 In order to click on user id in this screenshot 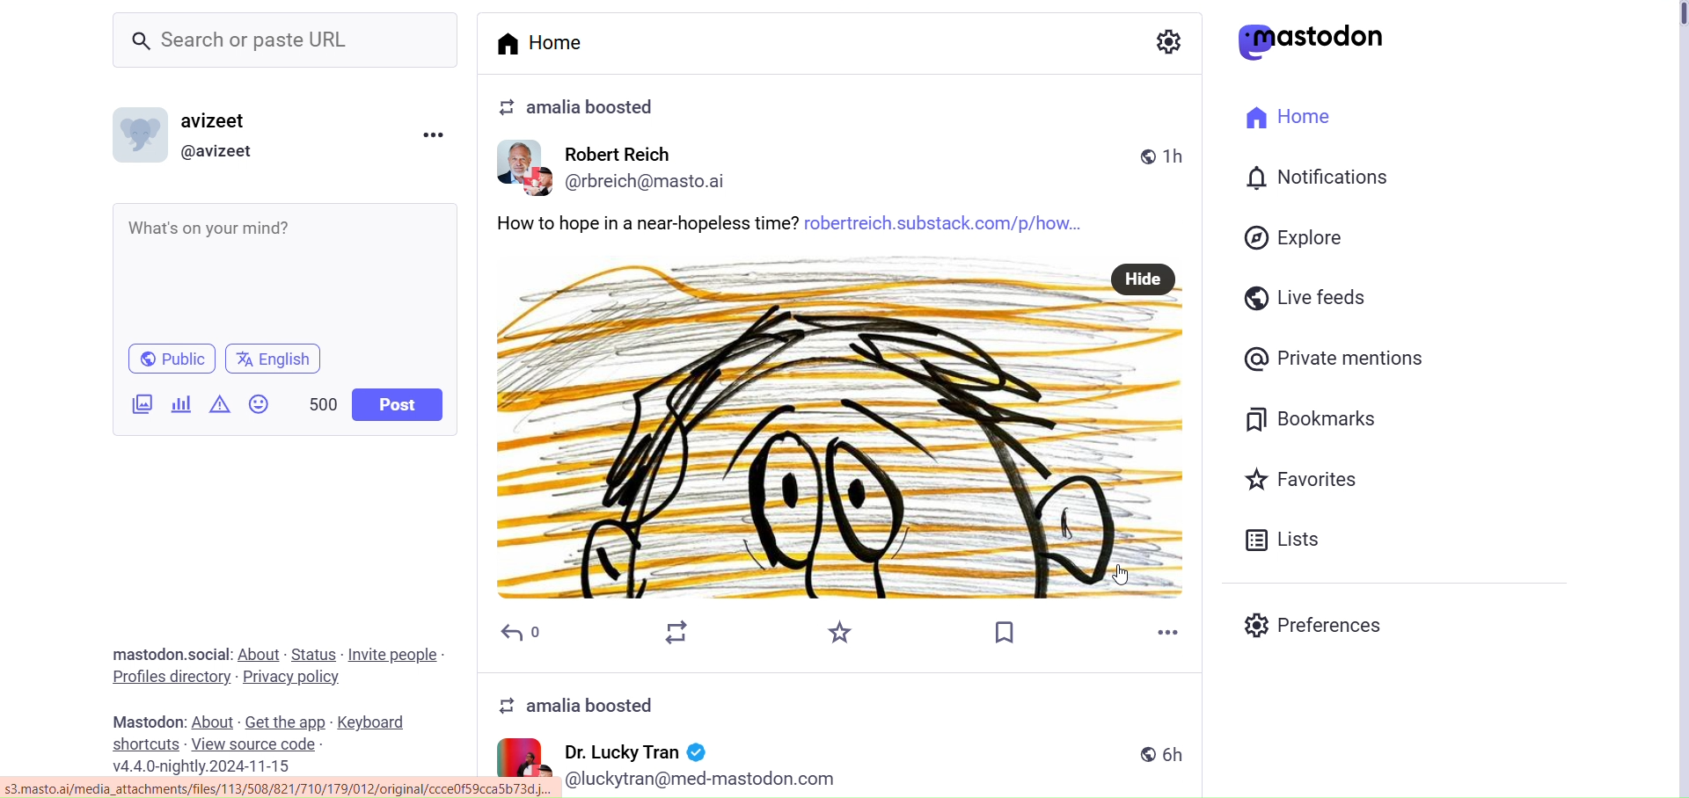, I will do `click(702, 778)`.